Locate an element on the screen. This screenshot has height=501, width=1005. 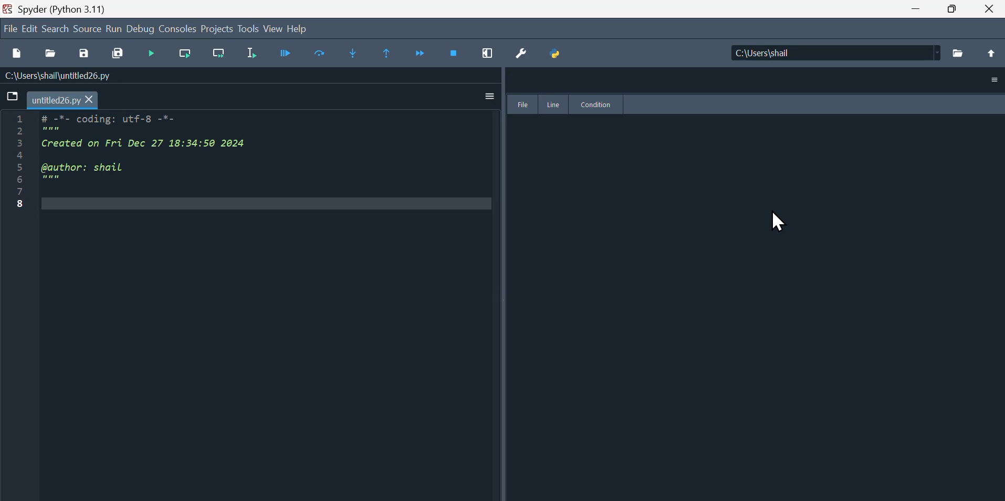
Debug is located at coordinates (142, 30).